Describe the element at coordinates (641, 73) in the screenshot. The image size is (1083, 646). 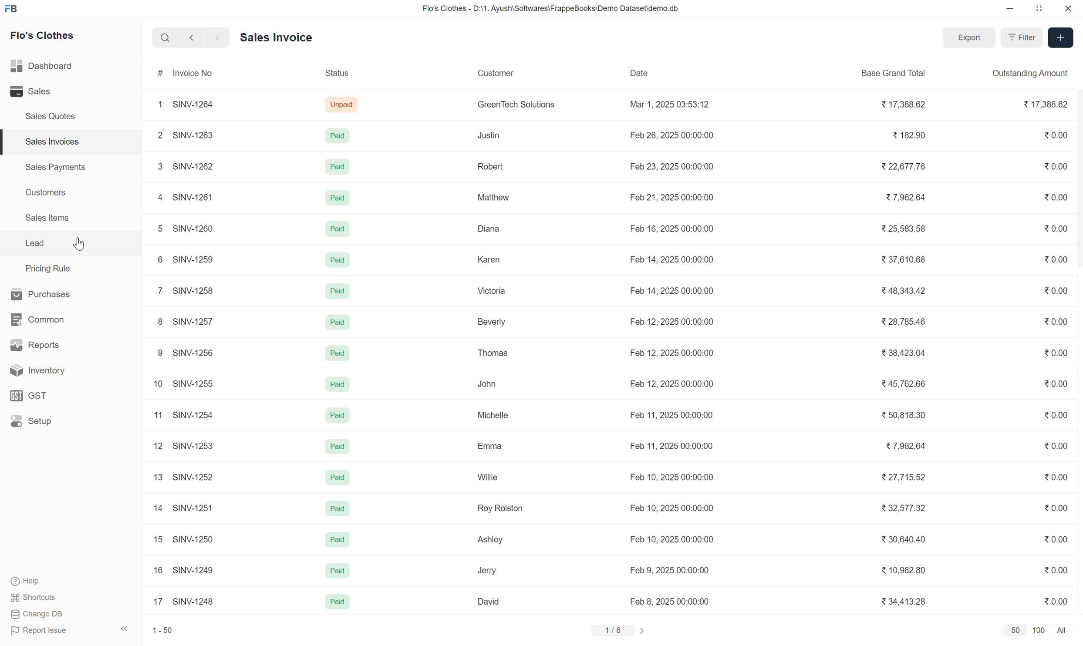
I see `Date` at that location.